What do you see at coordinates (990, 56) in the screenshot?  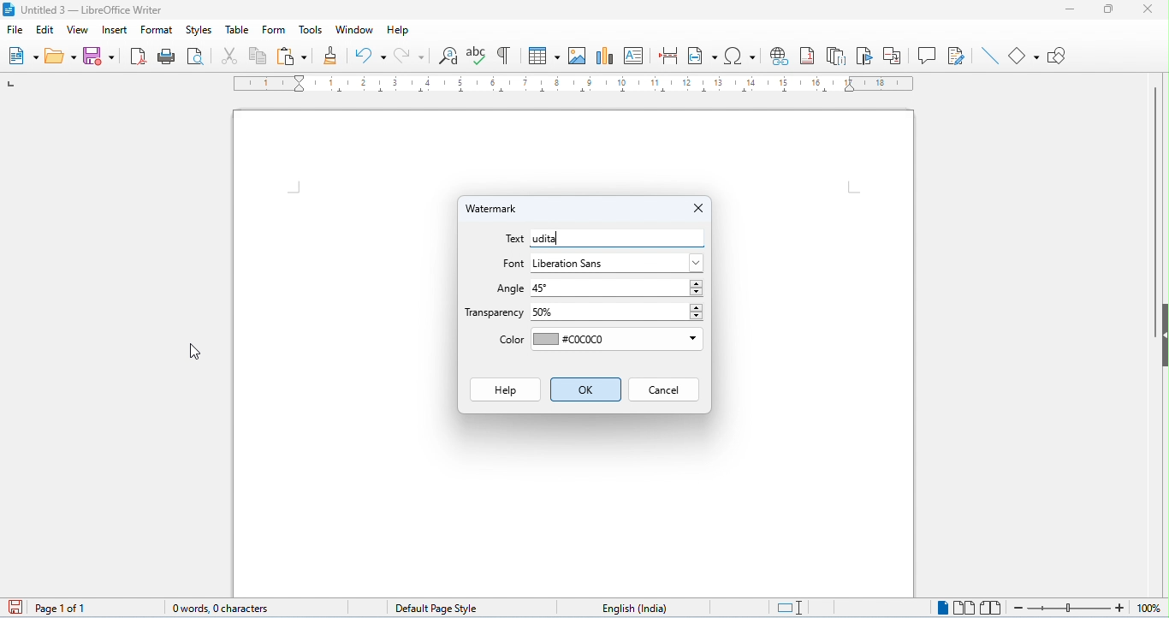 I see `line` at bounding box center [990, 56].